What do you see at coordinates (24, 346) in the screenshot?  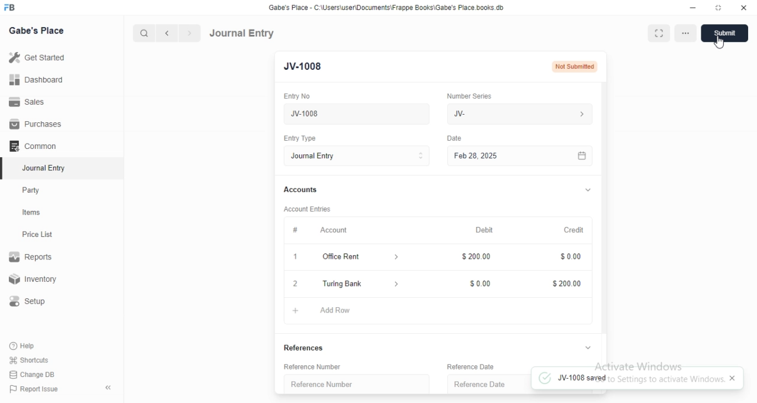 I see `Help` at bounding box center [24, 346].